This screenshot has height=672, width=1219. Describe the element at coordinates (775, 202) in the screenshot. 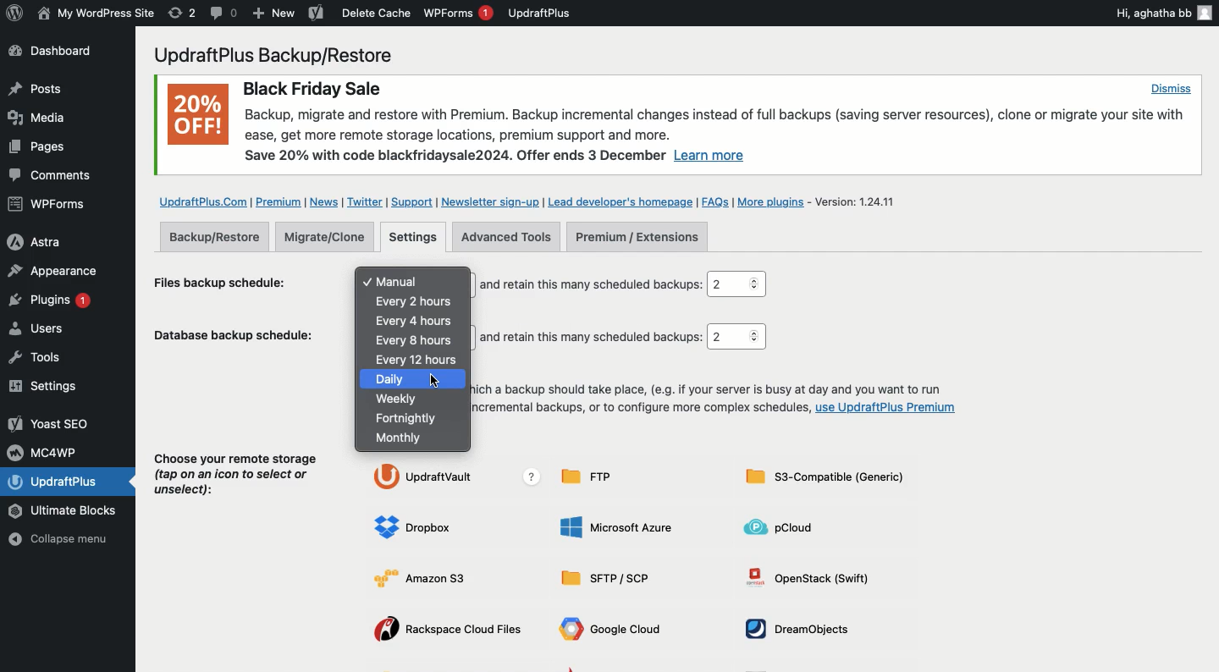

I see `More plugins` at that location.